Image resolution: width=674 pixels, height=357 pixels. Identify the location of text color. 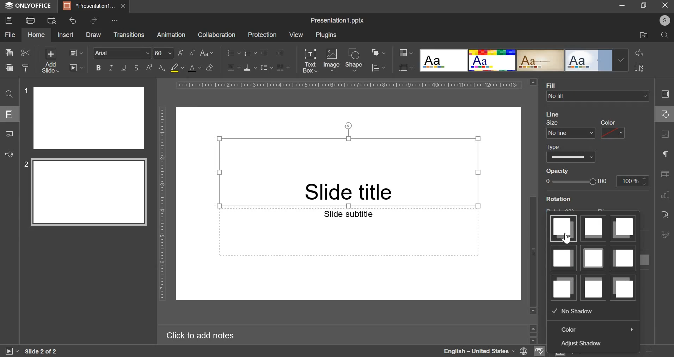
(194, 68).